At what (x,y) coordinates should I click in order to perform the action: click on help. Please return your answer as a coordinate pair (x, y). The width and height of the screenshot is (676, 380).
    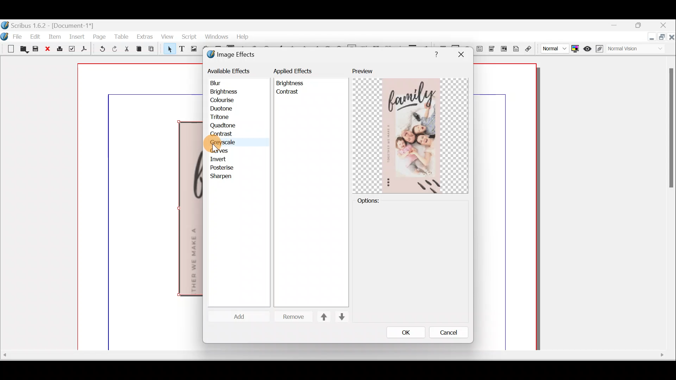
    Looking at the image, I should click on (244, 37).